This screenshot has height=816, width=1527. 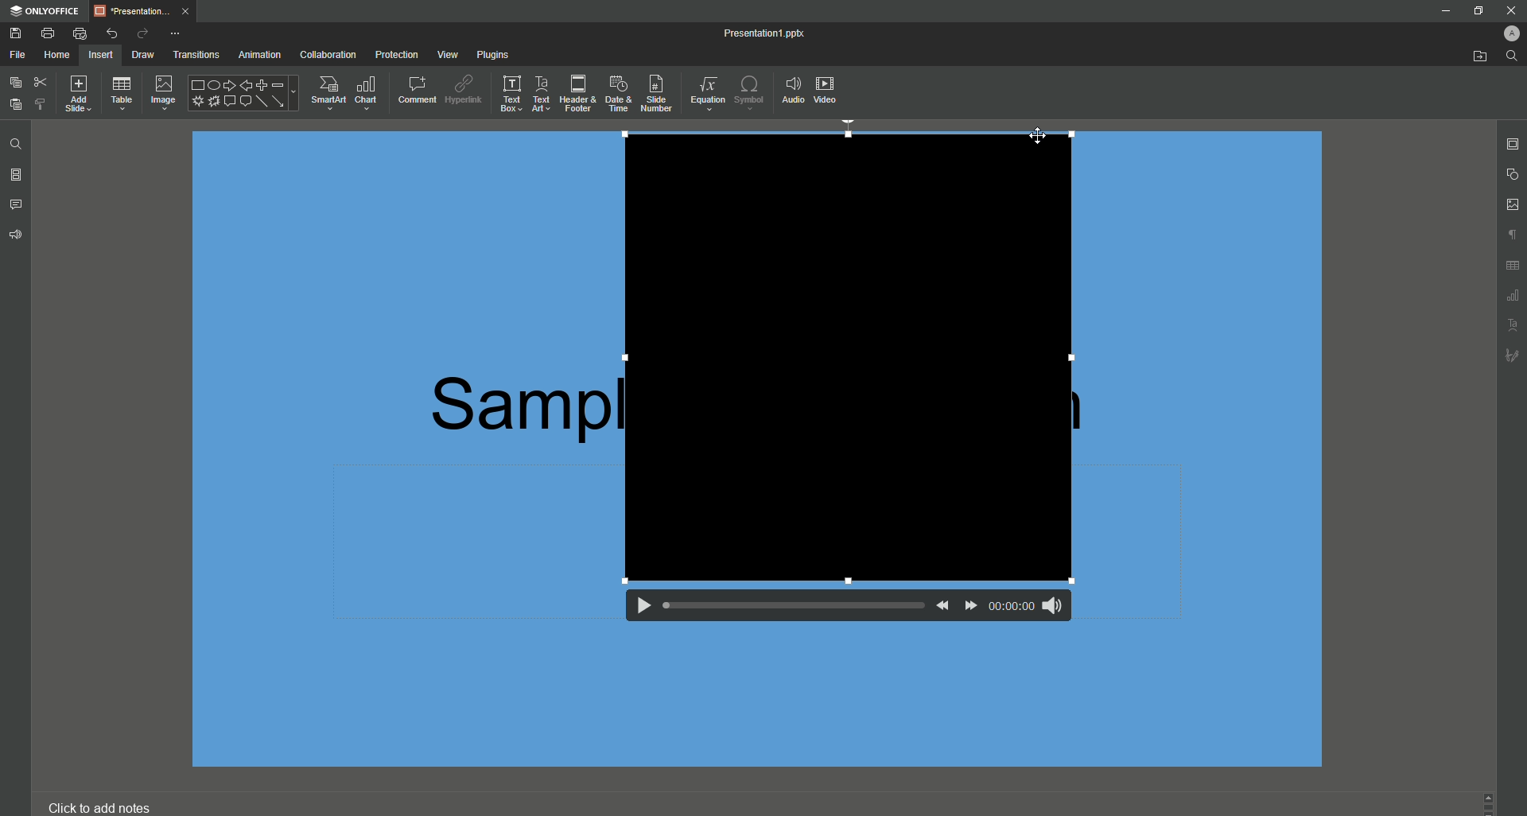 I want to click on Protection, so click(x=397, y=55).